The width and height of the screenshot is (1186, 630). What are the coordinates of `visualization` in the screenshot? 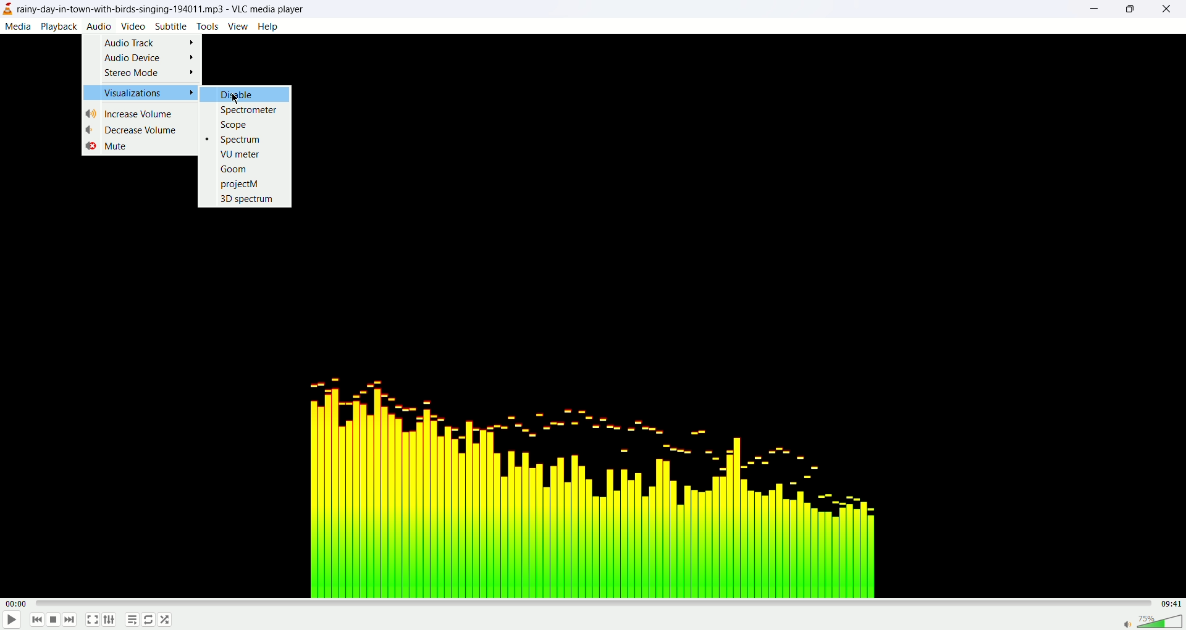 It's located at (140, 93).